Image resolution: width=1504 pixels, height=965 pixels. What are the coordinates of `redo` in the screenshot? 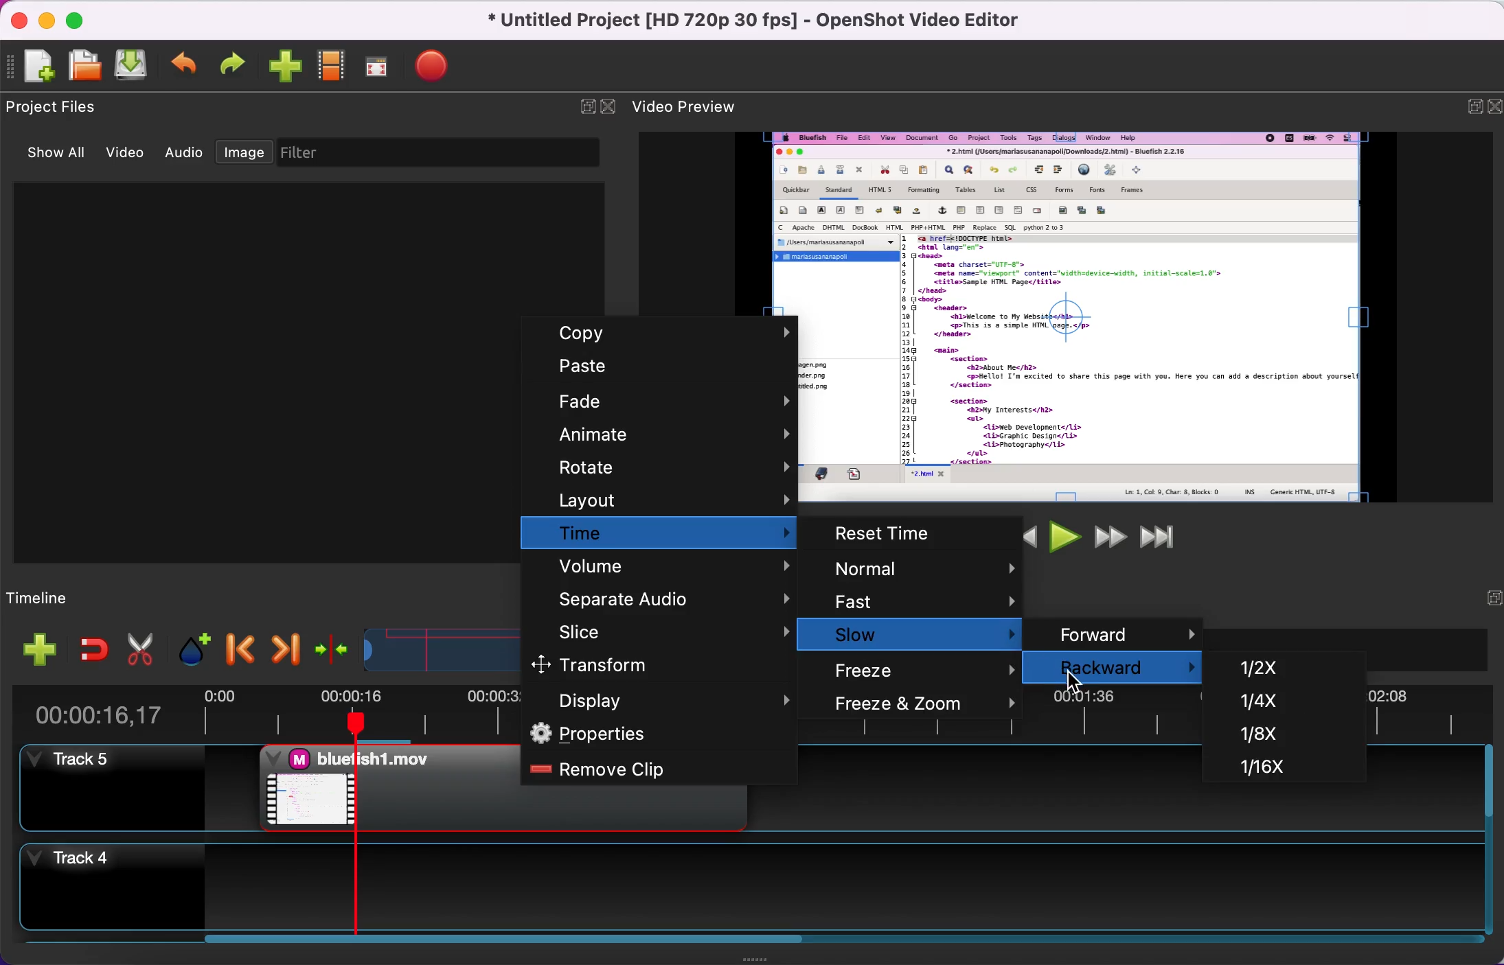 It's located at (237, 64).